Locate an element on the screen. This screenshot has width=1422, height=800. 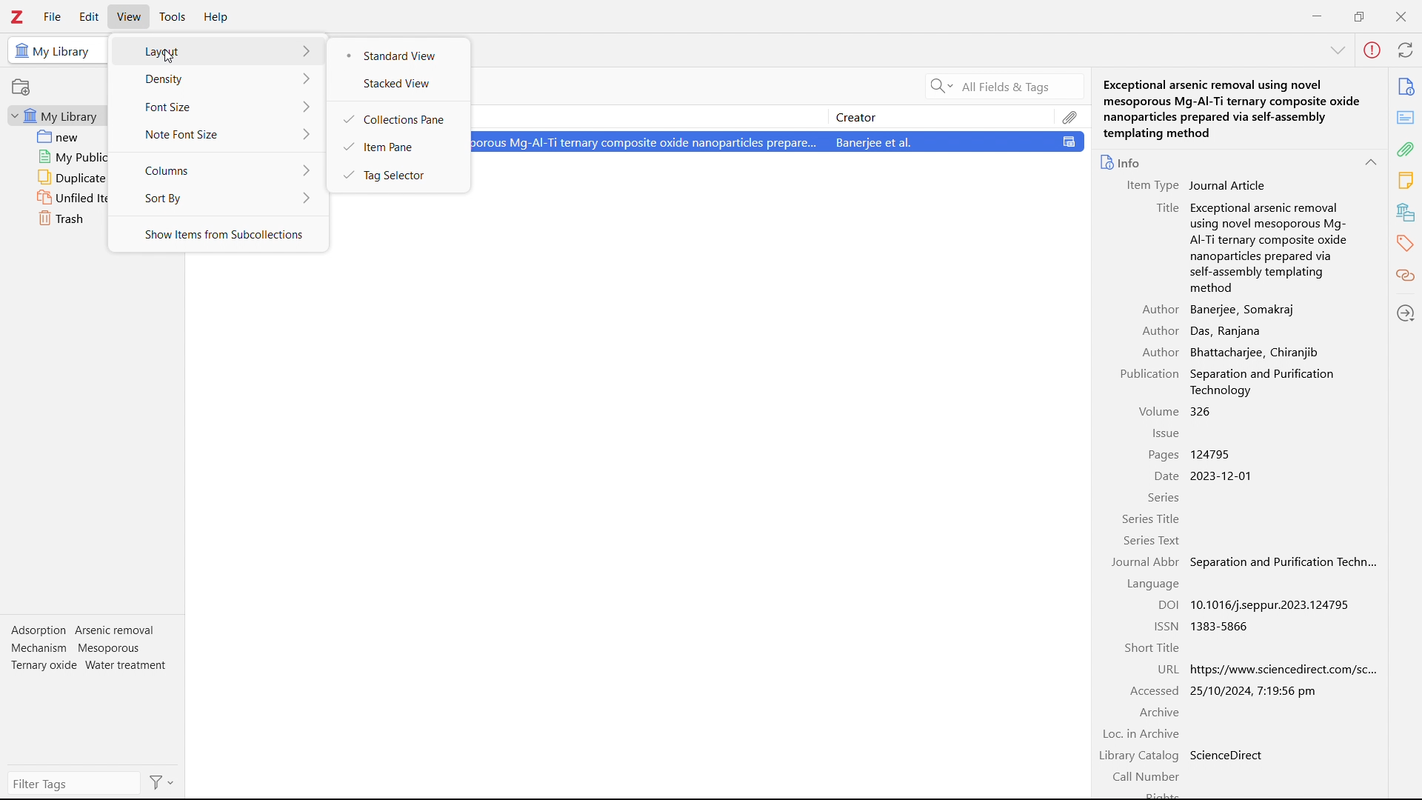
error in sync is located at coordinates (1372, 50).